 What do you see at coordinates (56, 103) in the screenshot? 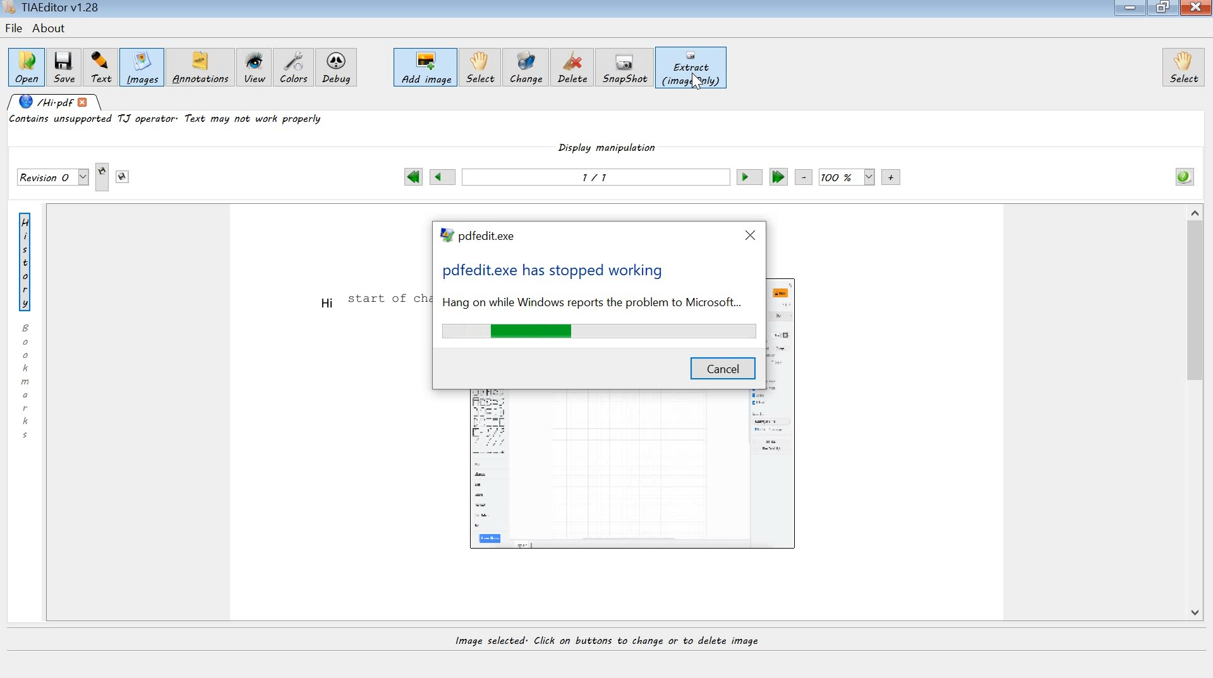
I see `opened pdf` at bounding box center [56, 103].